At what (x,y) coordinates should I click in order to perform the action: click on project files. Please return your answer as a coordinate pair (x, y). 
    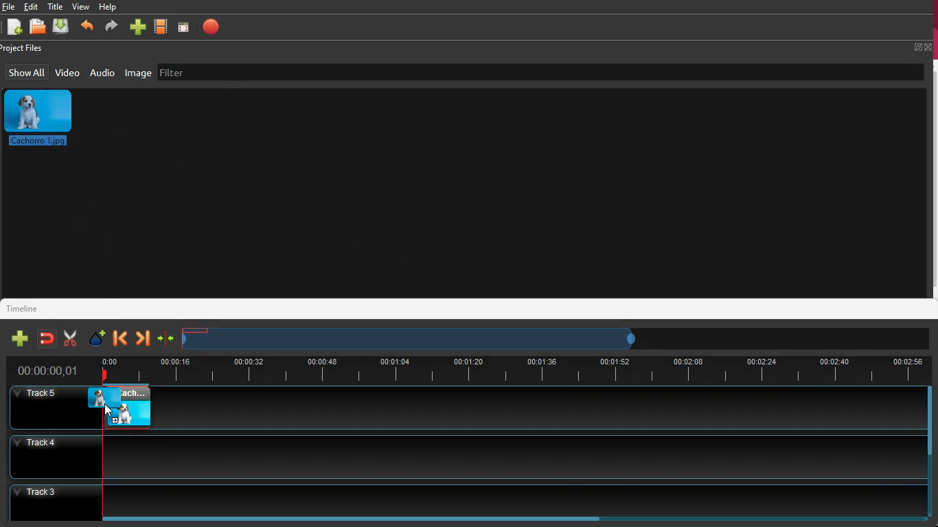
    Looking at the image, I should click on (27, 48).